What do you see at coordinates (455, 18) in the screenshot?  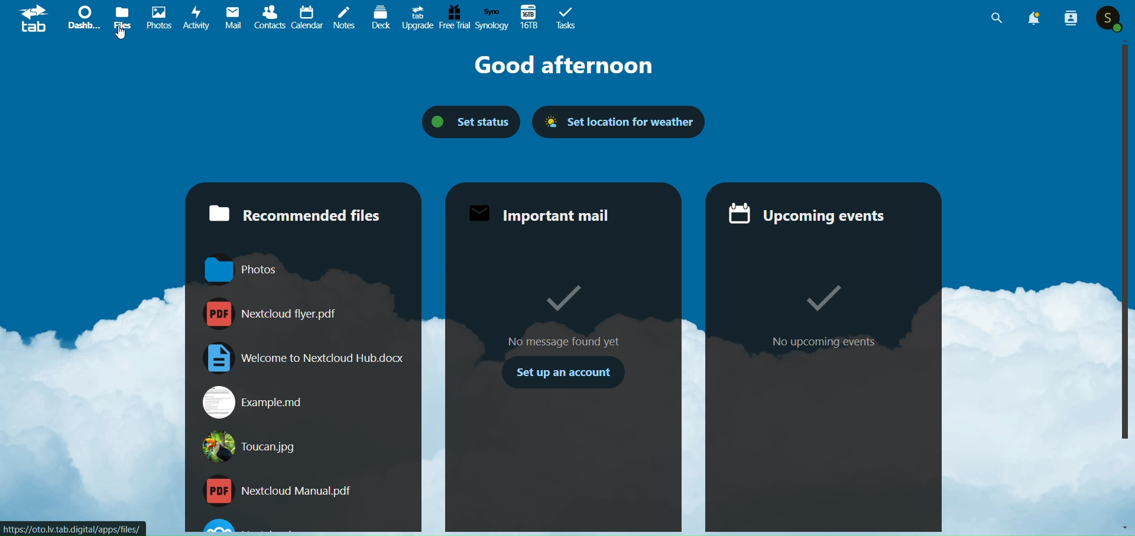 I see `free trial` at bounding box center [455, 18].